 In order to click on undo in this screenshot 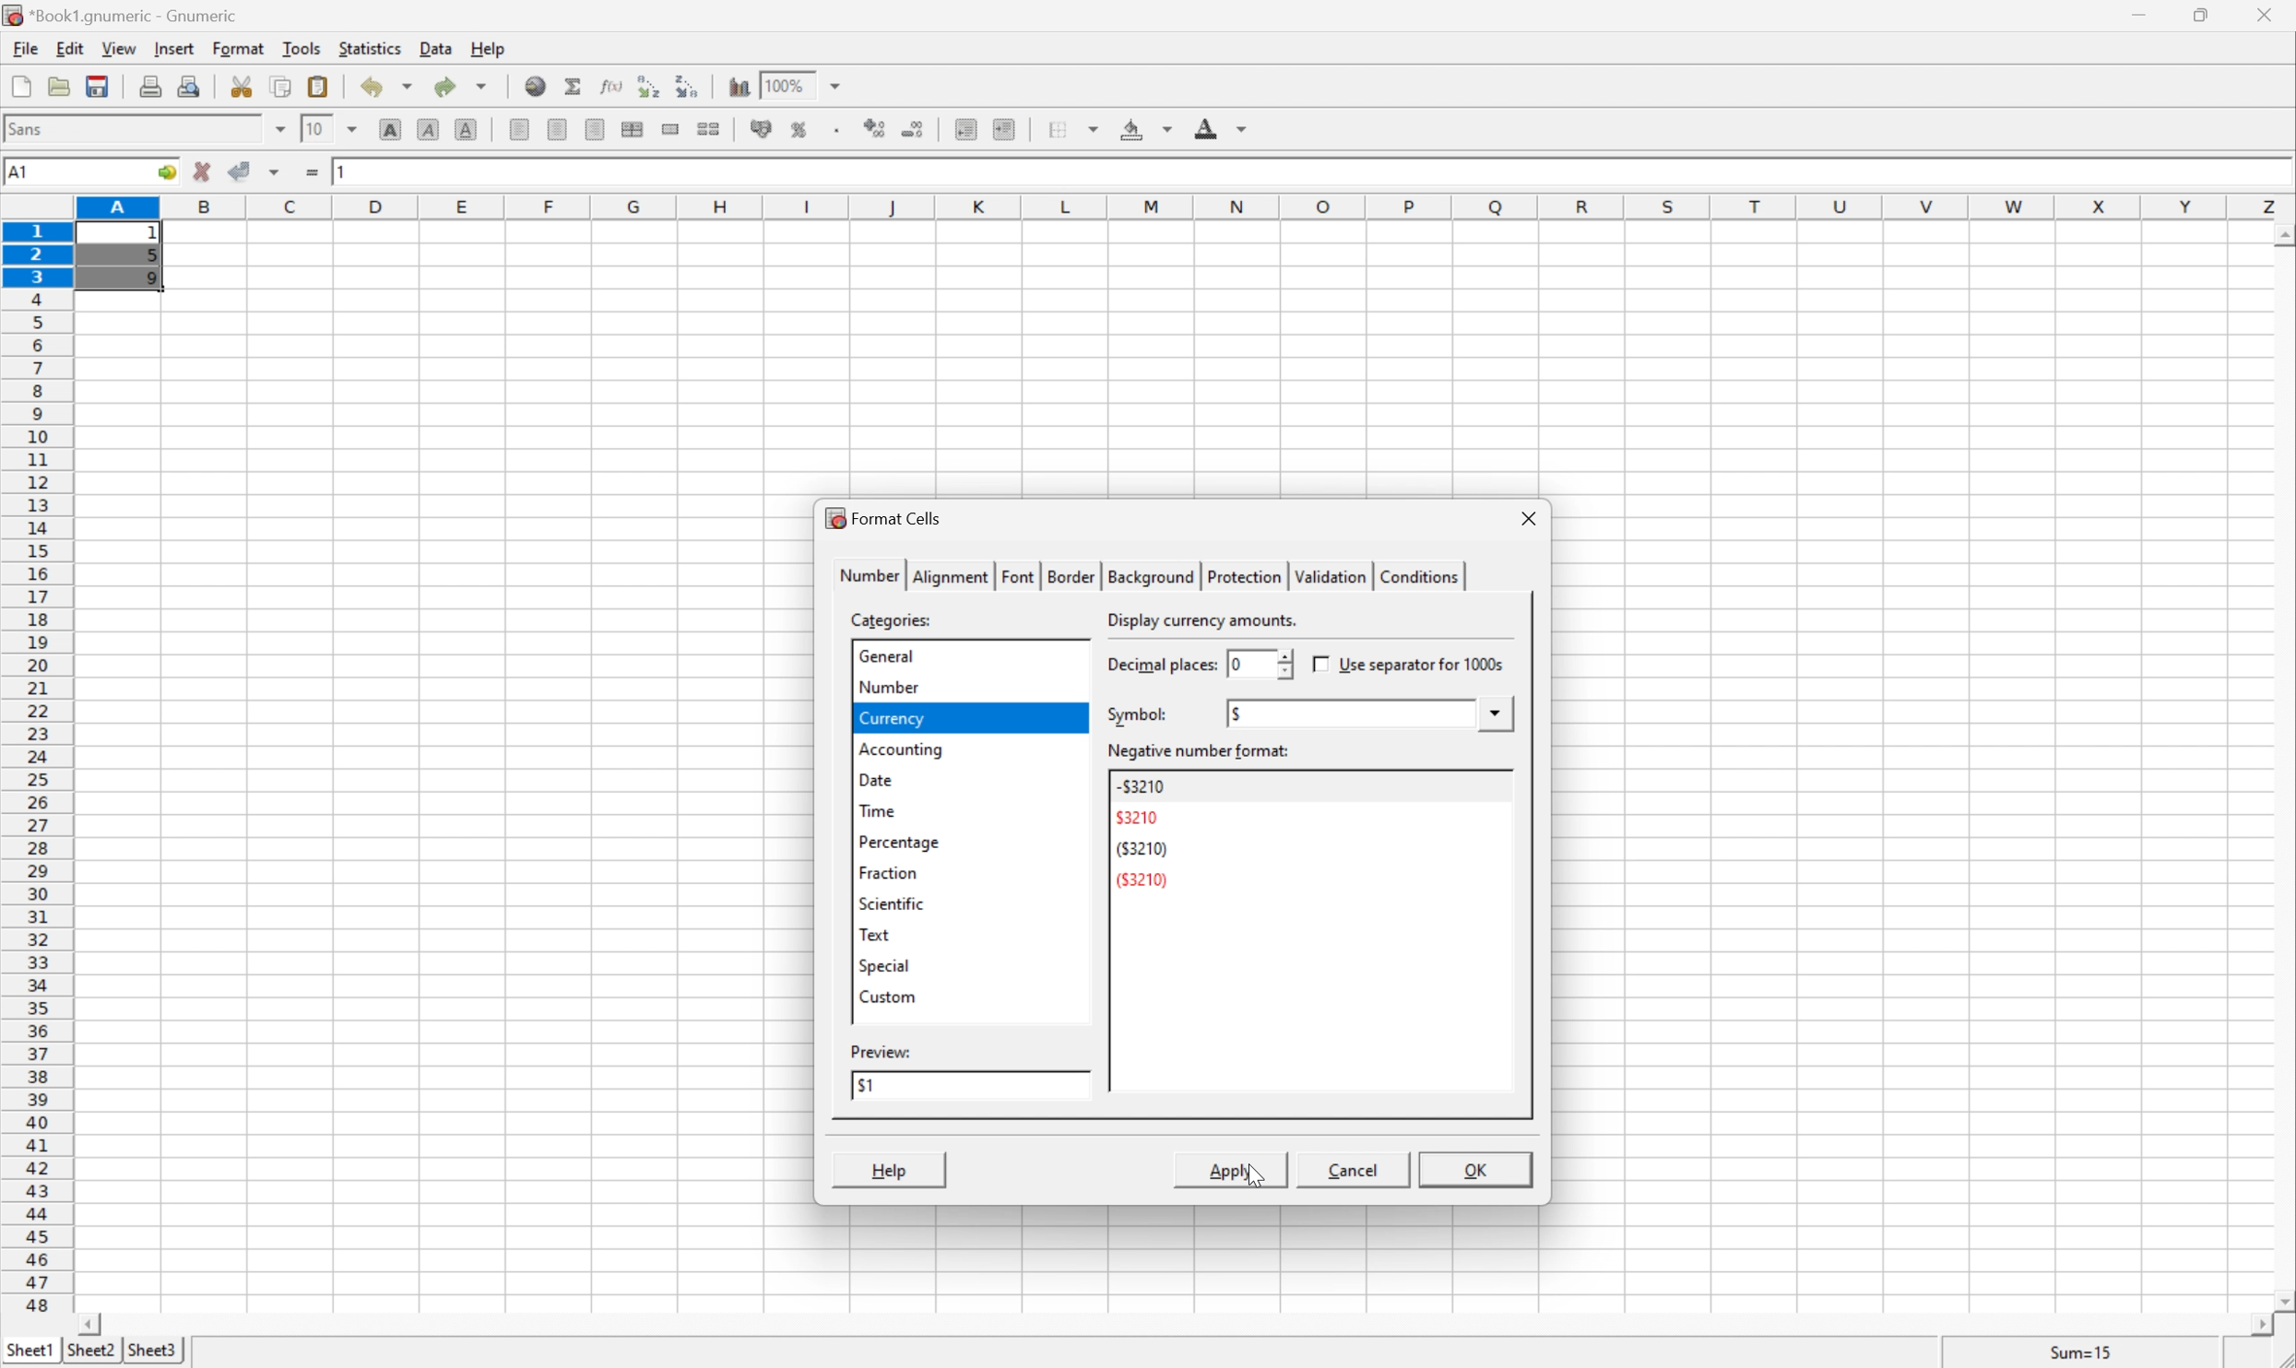, I will do `click(389, 90)`.